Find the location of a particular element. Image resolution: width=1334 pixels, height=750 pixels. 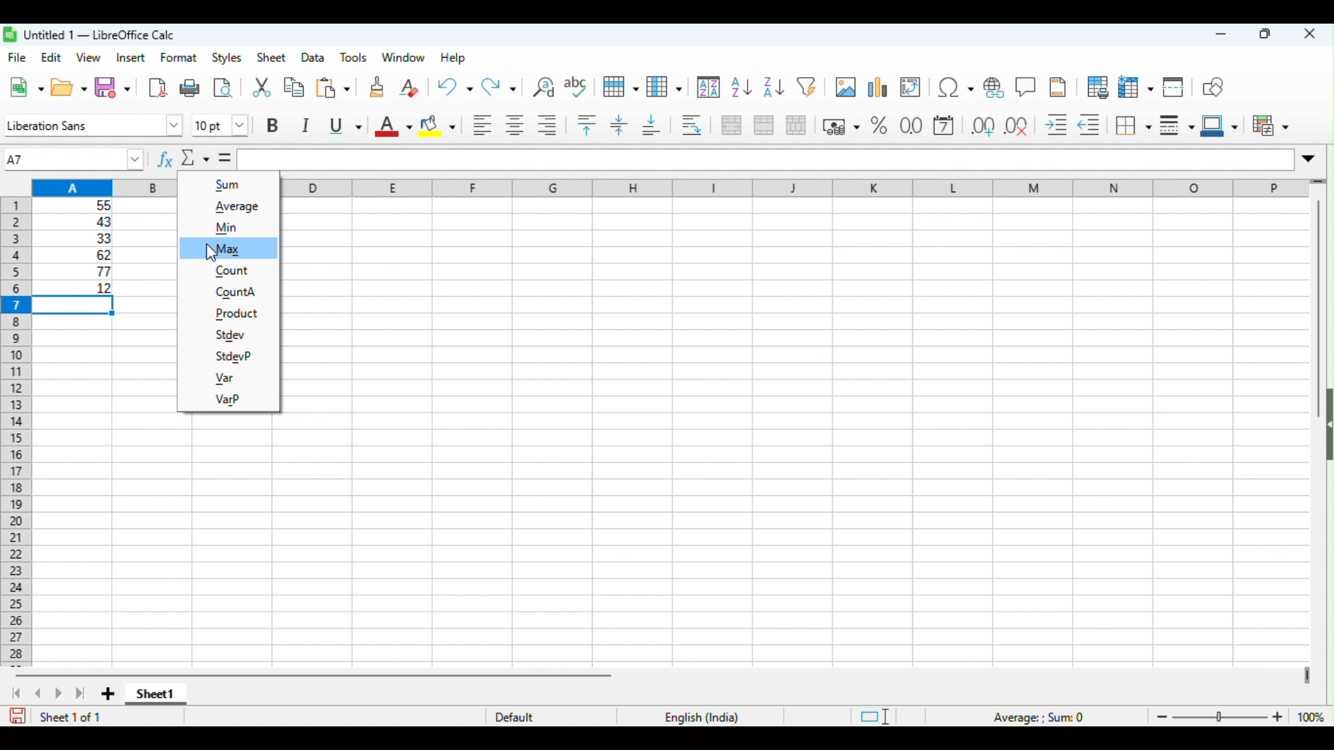

show draw functions is located at coordinates (1216, 85).